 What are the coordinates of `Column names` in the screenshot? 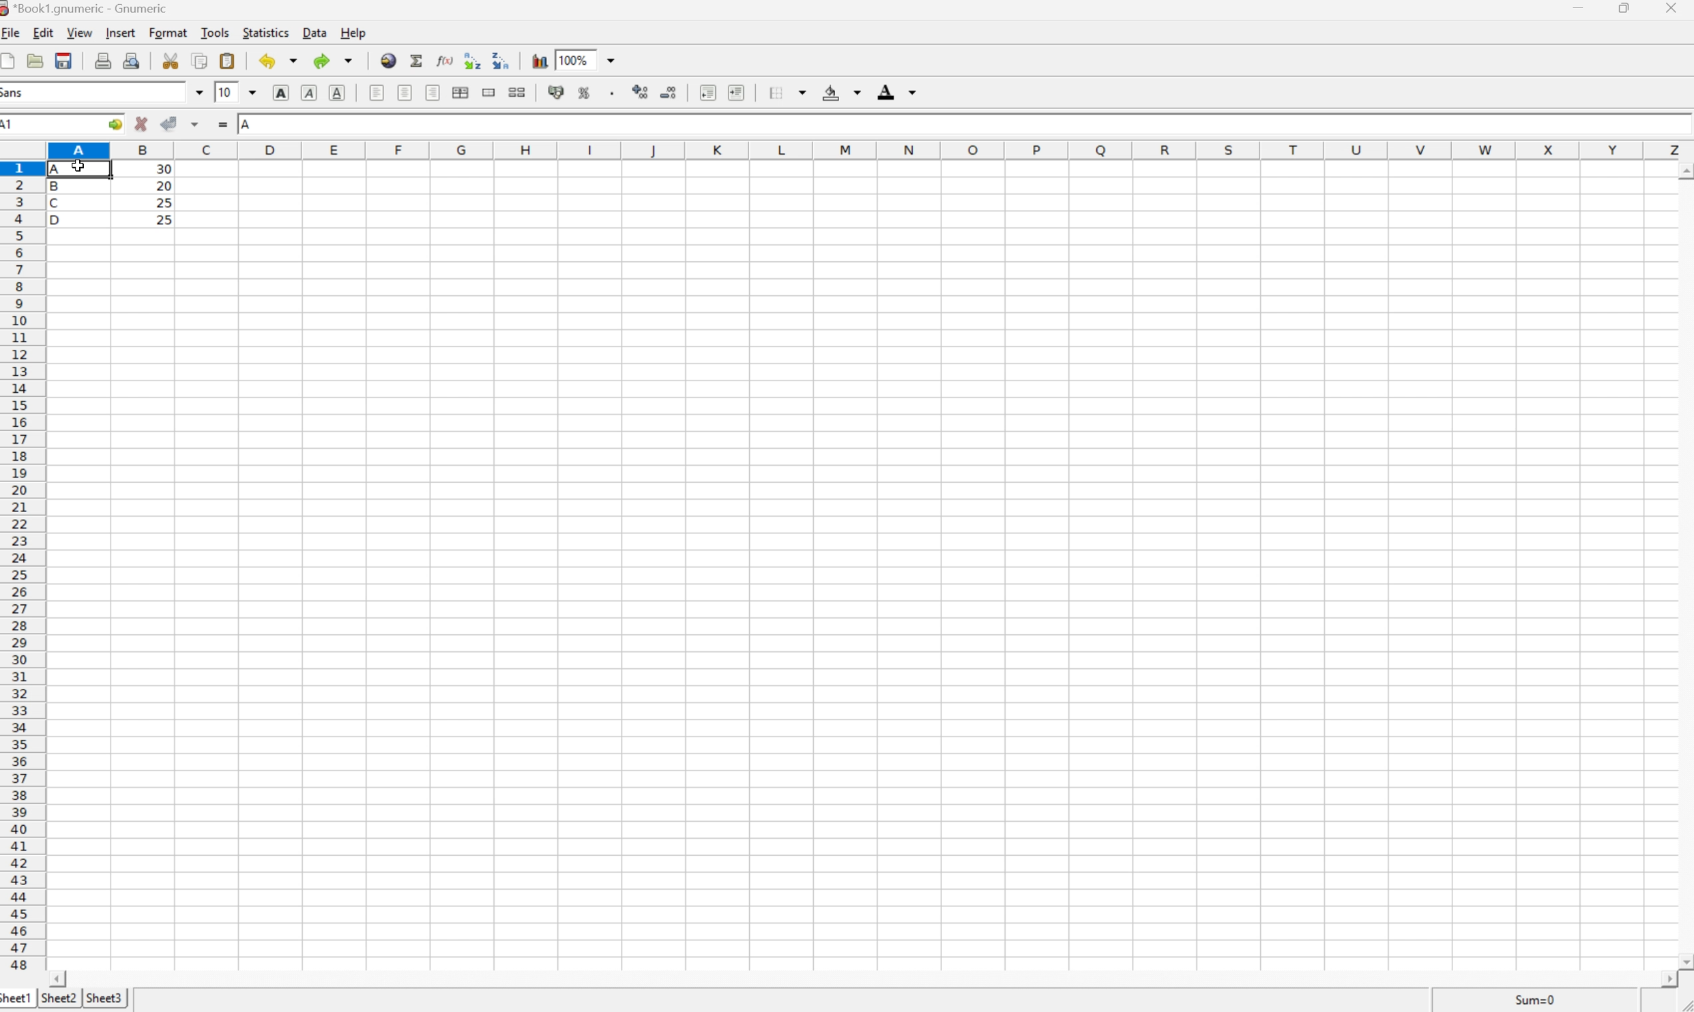 It's located at (869, 149).